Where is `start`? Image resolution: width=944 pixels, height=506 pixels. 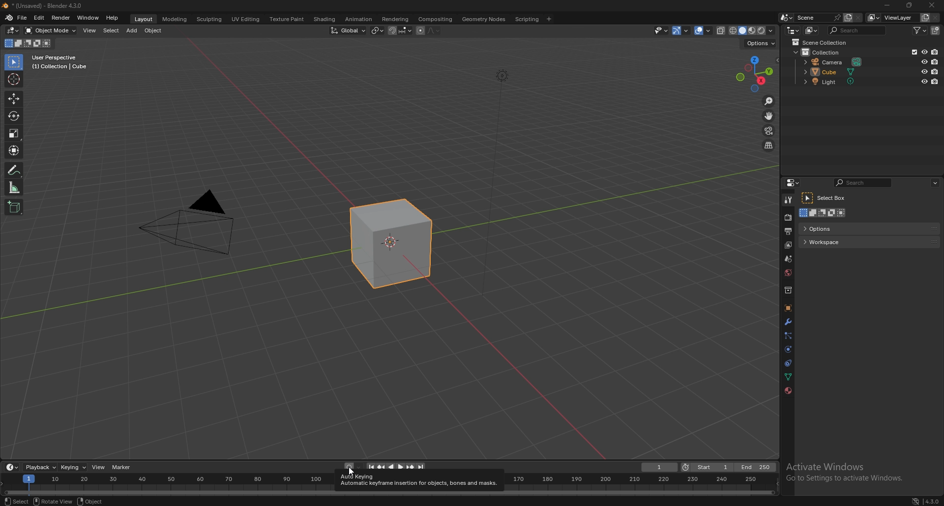 start is located at coordinates (708, 467).